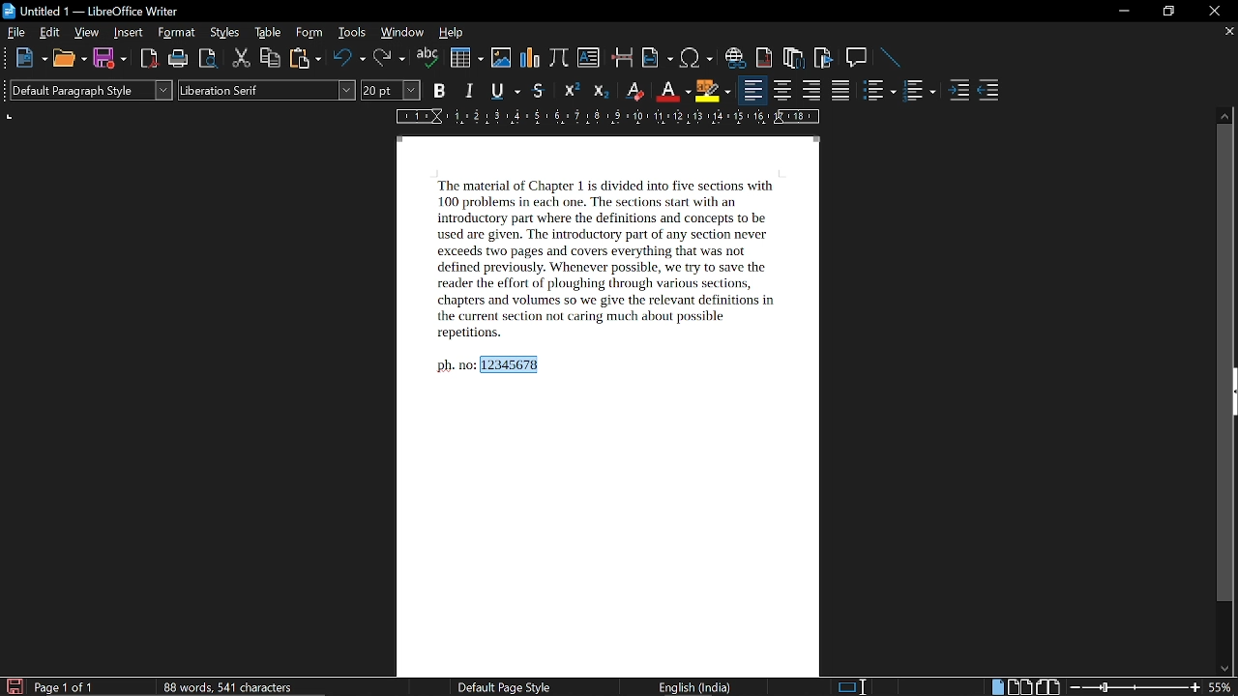  Describe the element at coordinates (1228, 32) in the screenshot. I see `close current tab` at that location.